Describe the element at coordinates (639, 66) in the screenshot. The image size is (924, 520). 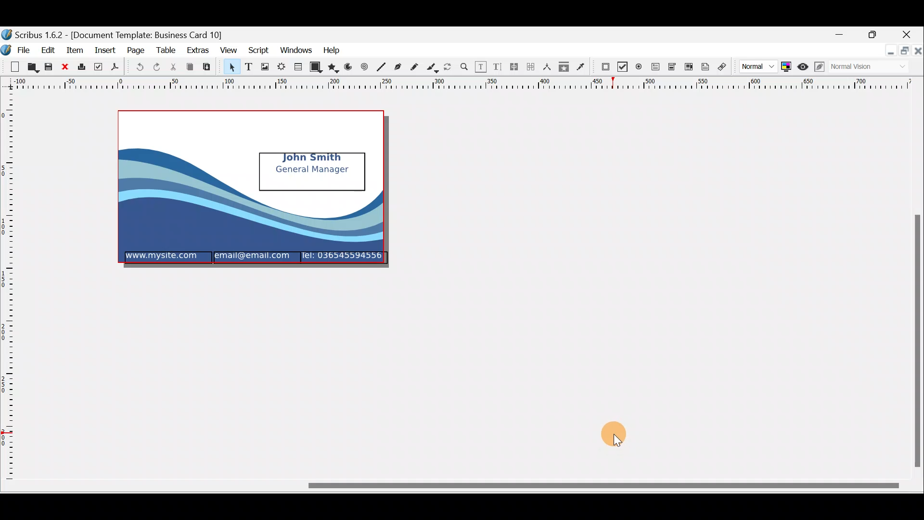
I see `PDF radio button` at that location.